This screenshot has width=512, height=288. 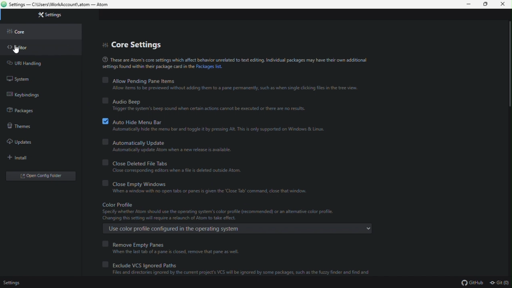 I want to click on Close deleted file tabs, so click(x=176, y=162).